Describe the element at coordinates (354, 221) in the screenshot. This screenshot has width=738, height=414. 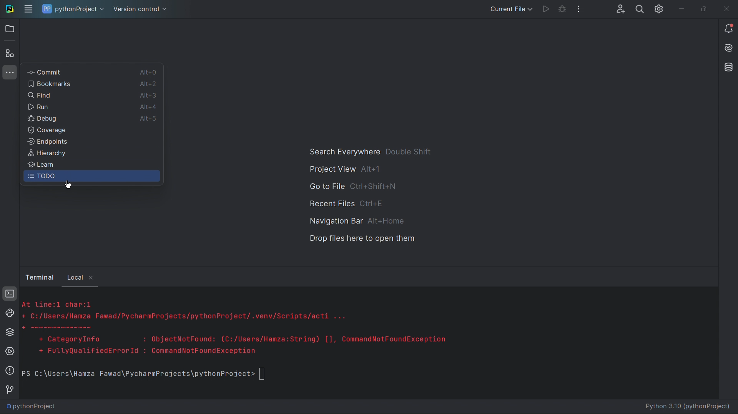
I see `Navigation Bar alt+home` at that location.